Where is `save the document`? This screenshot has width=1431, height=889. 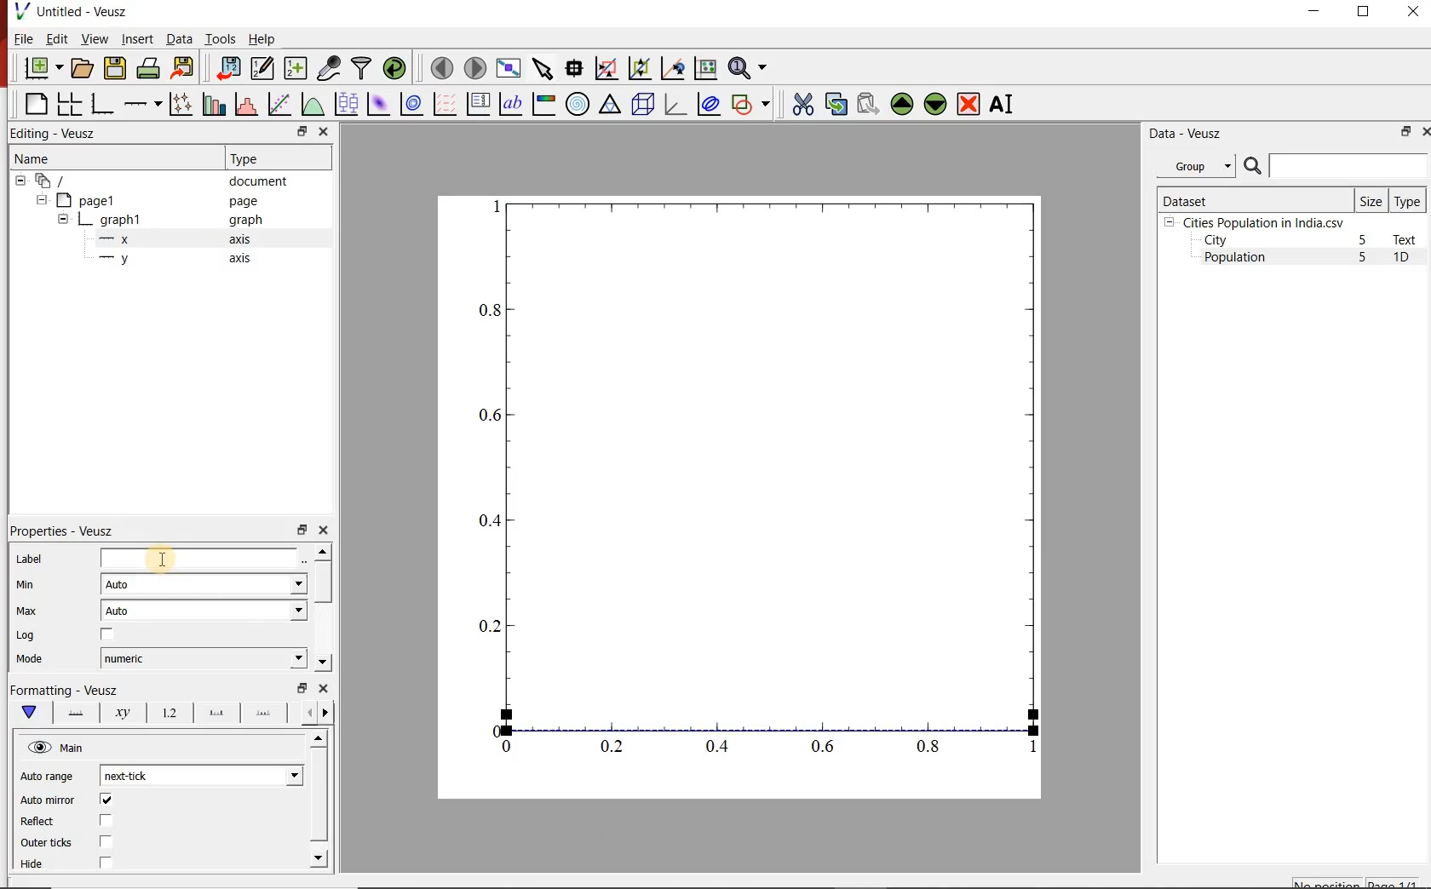 save the document is located at coordinates (115, 66).